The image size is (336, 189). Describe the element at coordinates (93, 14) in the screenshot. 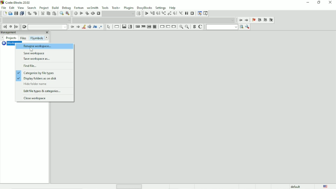

I see `Rebuild` at that location.